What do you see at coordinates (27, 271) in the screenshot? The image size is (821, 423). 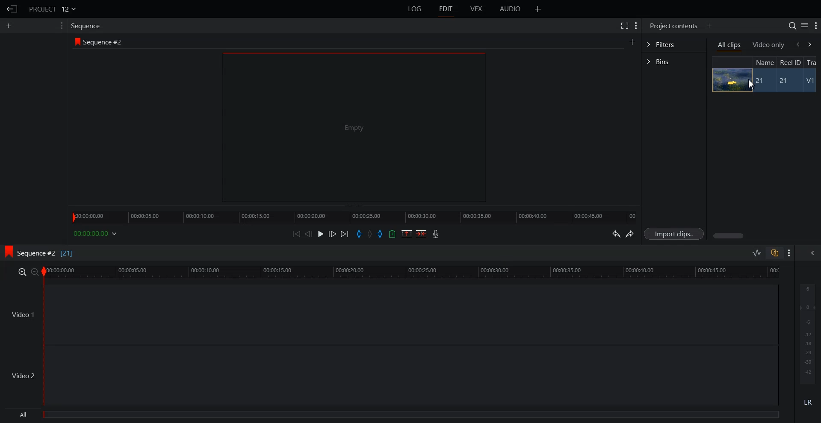 I see `zoom in/zoom out` at bounding box center [27, 271].